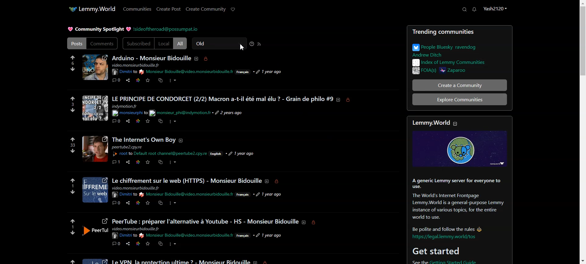 This screenshot has height=264, width=586. I want to click on FOIA(s), so click(422, 71).